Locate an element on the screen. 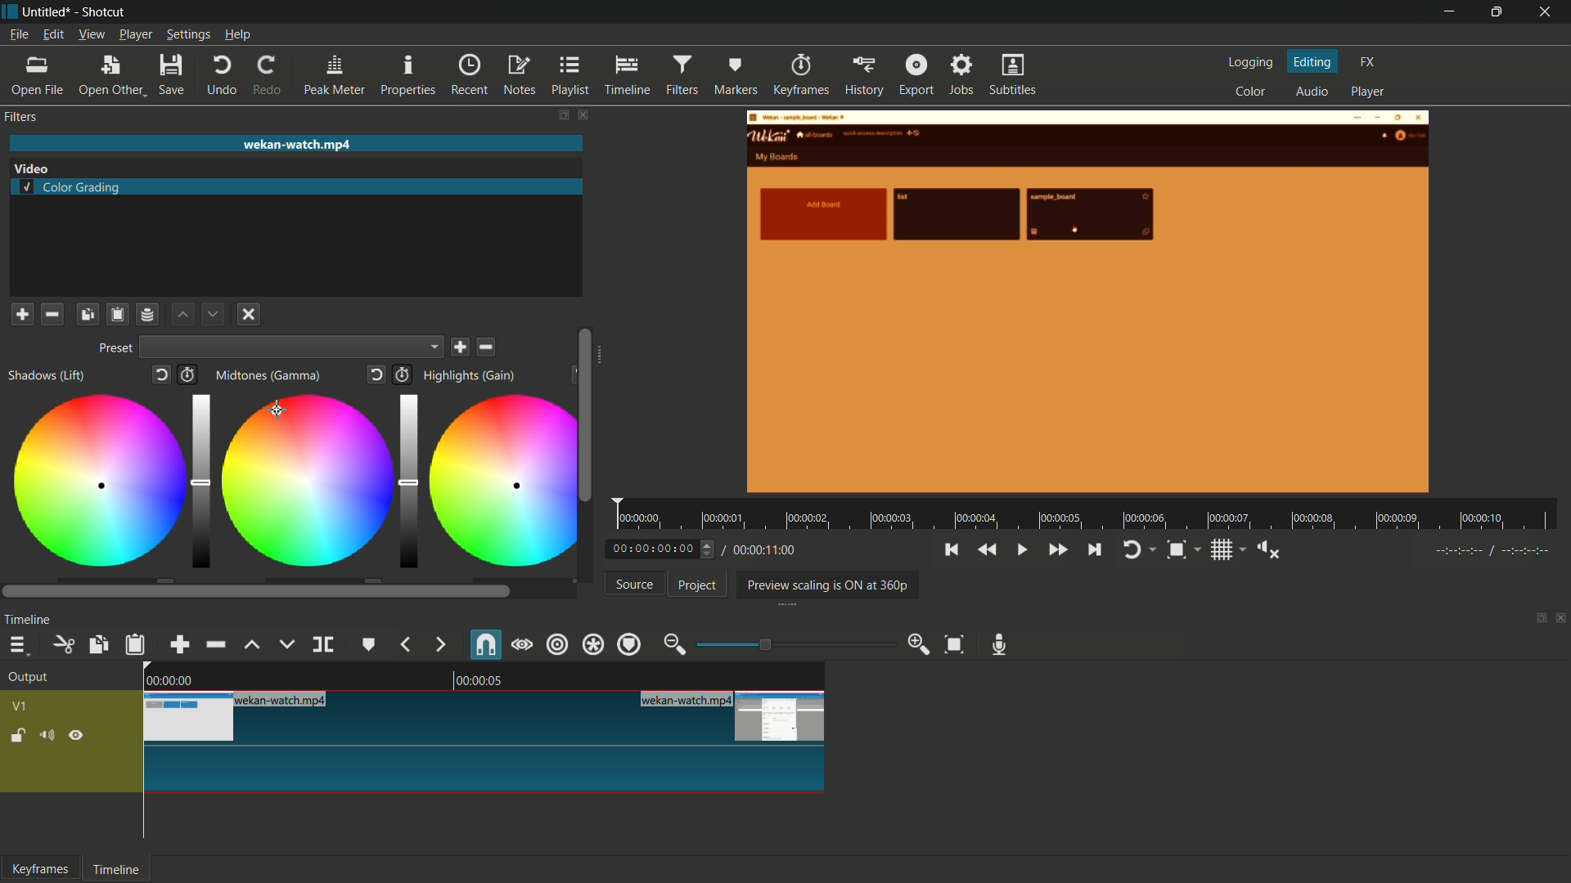 The width and height of the screenshot is (1571, 883). dropdown is located at coordinates (291, 347).